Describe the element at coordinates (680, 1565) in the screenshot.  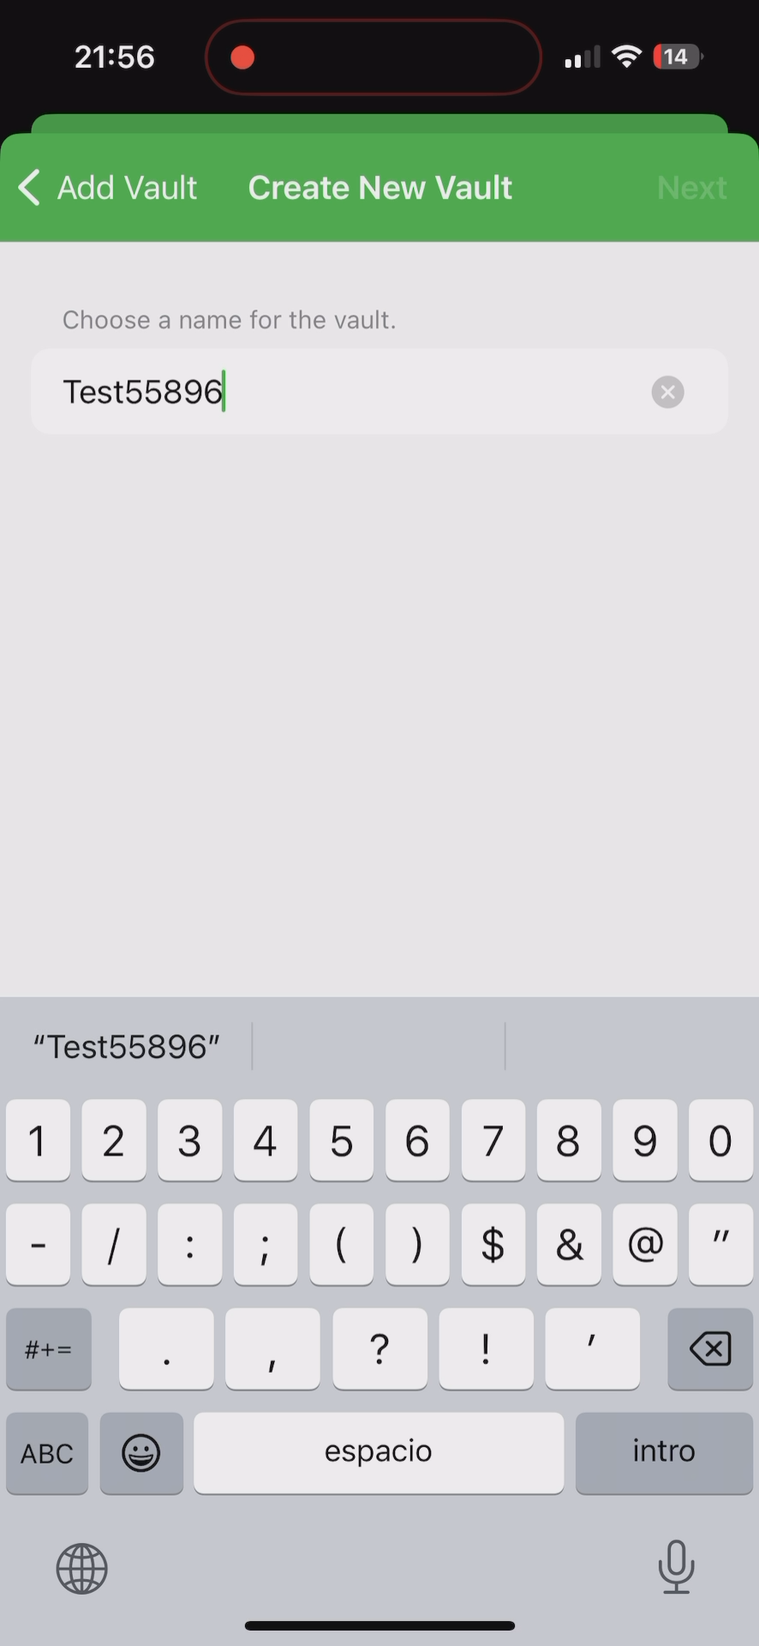
I see `voice input` at that location.